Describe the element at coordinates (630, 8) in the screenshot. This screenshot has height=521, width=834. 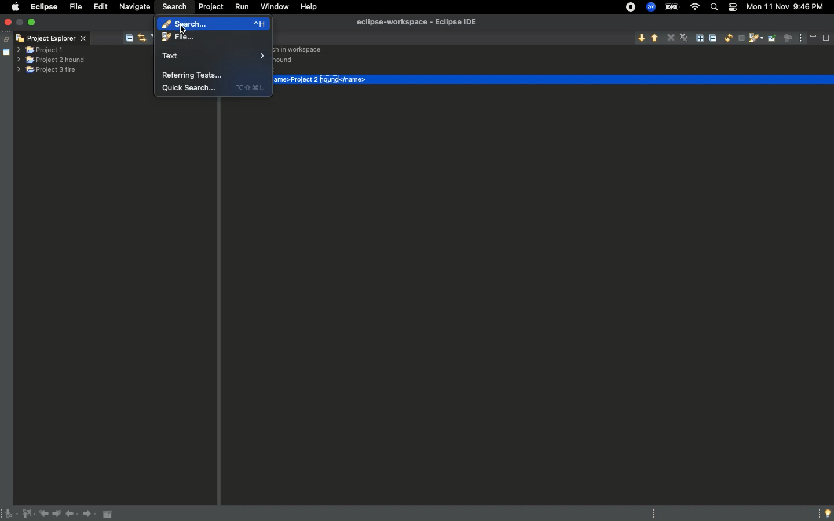
I see `Recording` at that location.